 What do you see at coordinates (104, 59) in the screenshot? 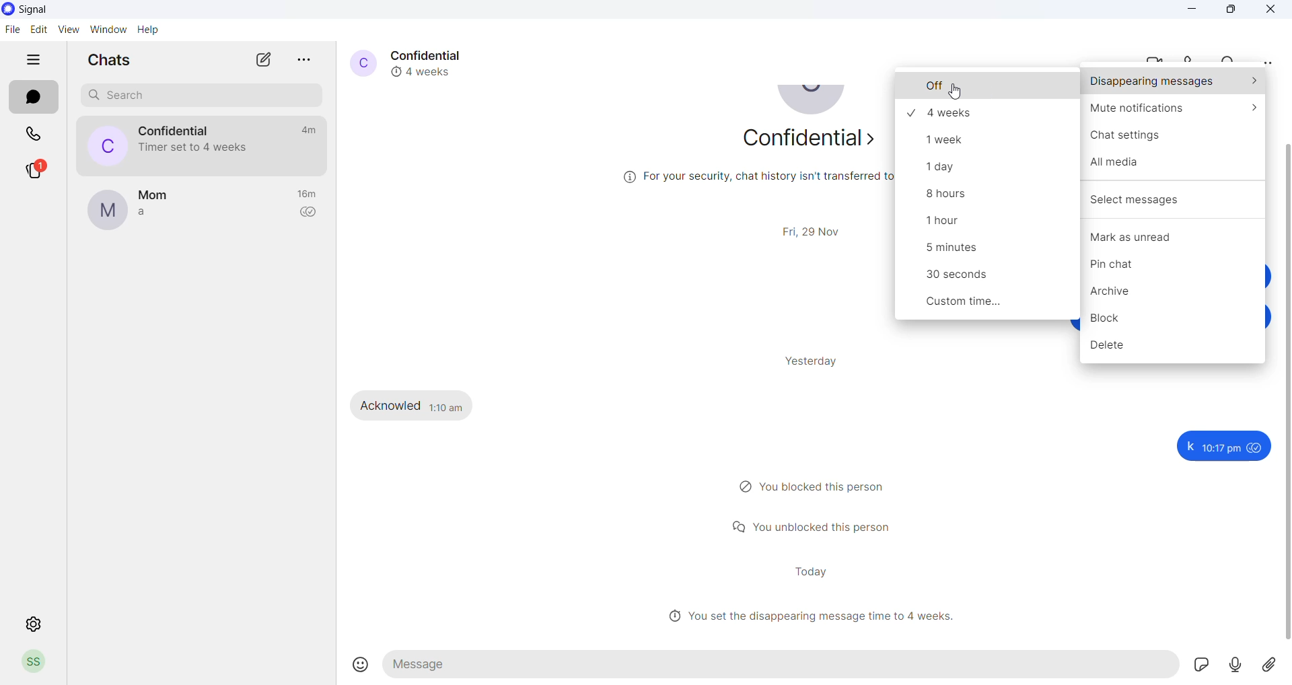
I see `chats heading` at bounding box center [104, 59].